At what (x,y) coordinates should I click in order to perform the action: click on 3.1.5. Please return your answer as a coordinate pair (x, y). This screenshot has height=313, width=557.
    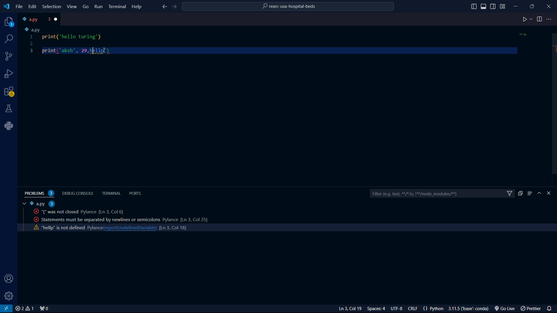
    Looking at the image, I should click on (470, 309).